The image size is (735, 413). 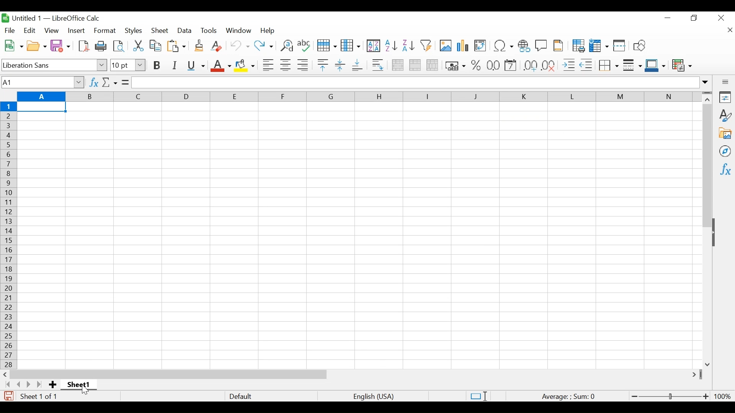 What do you see at coordinates (725, 115) in the screenshot?
I see `Styles` at bounding box center [725, 115].